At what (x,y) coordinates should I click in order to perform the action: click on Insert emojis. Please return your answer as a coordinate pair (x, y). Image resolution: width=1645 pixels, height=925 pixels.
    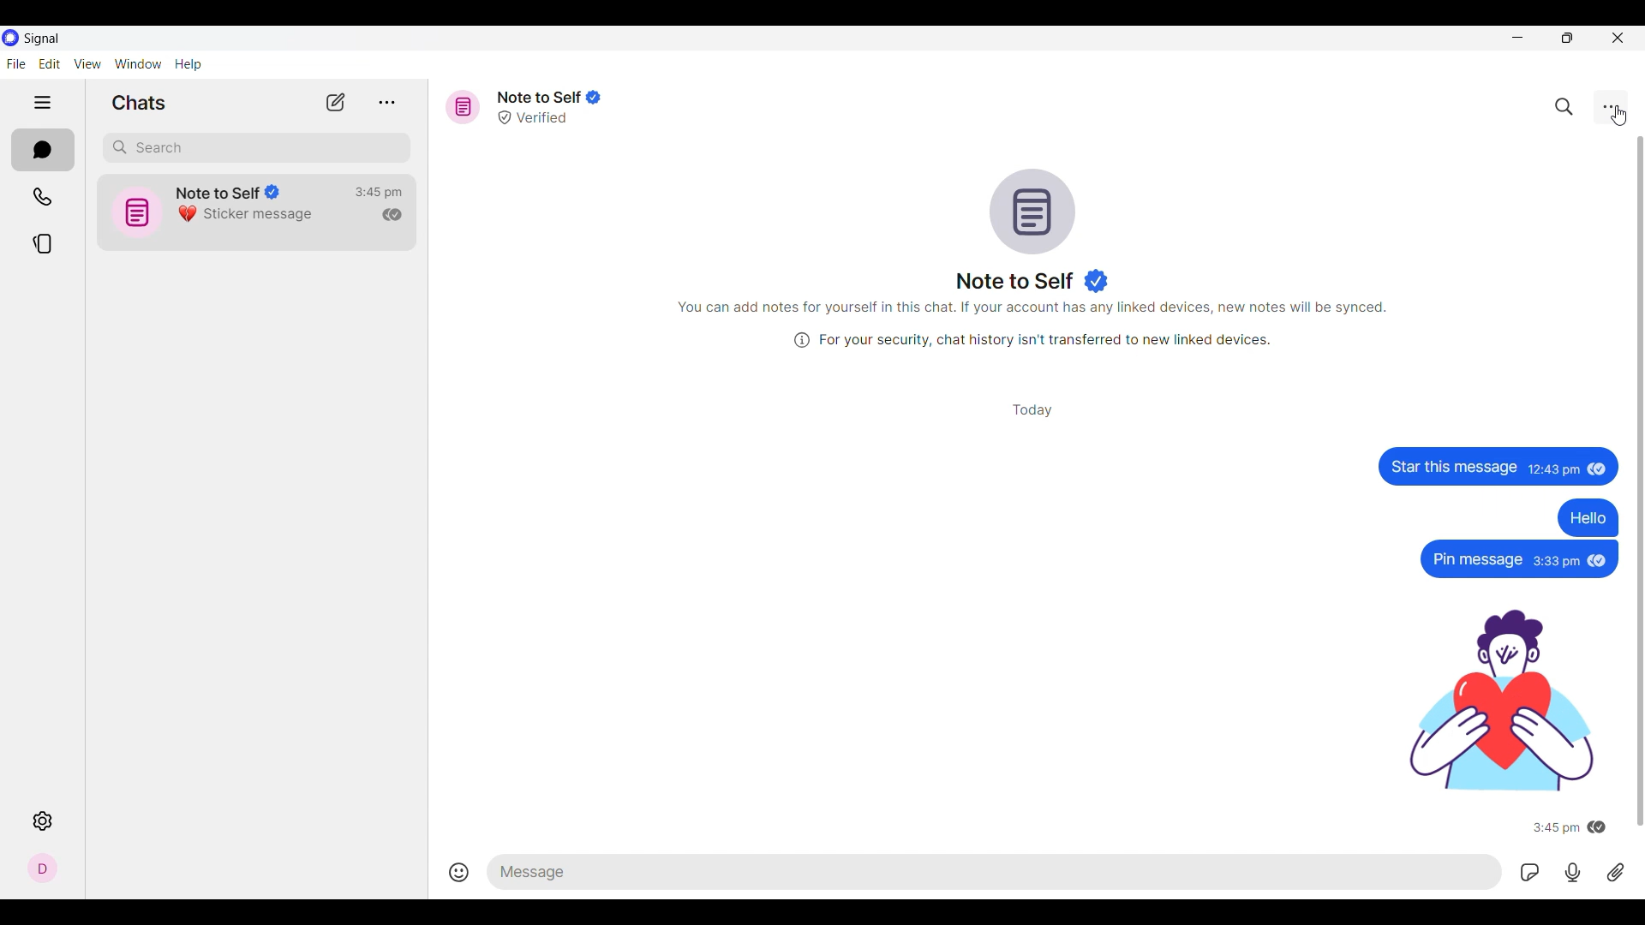
    Looking at the image, I should click on (458, 872).